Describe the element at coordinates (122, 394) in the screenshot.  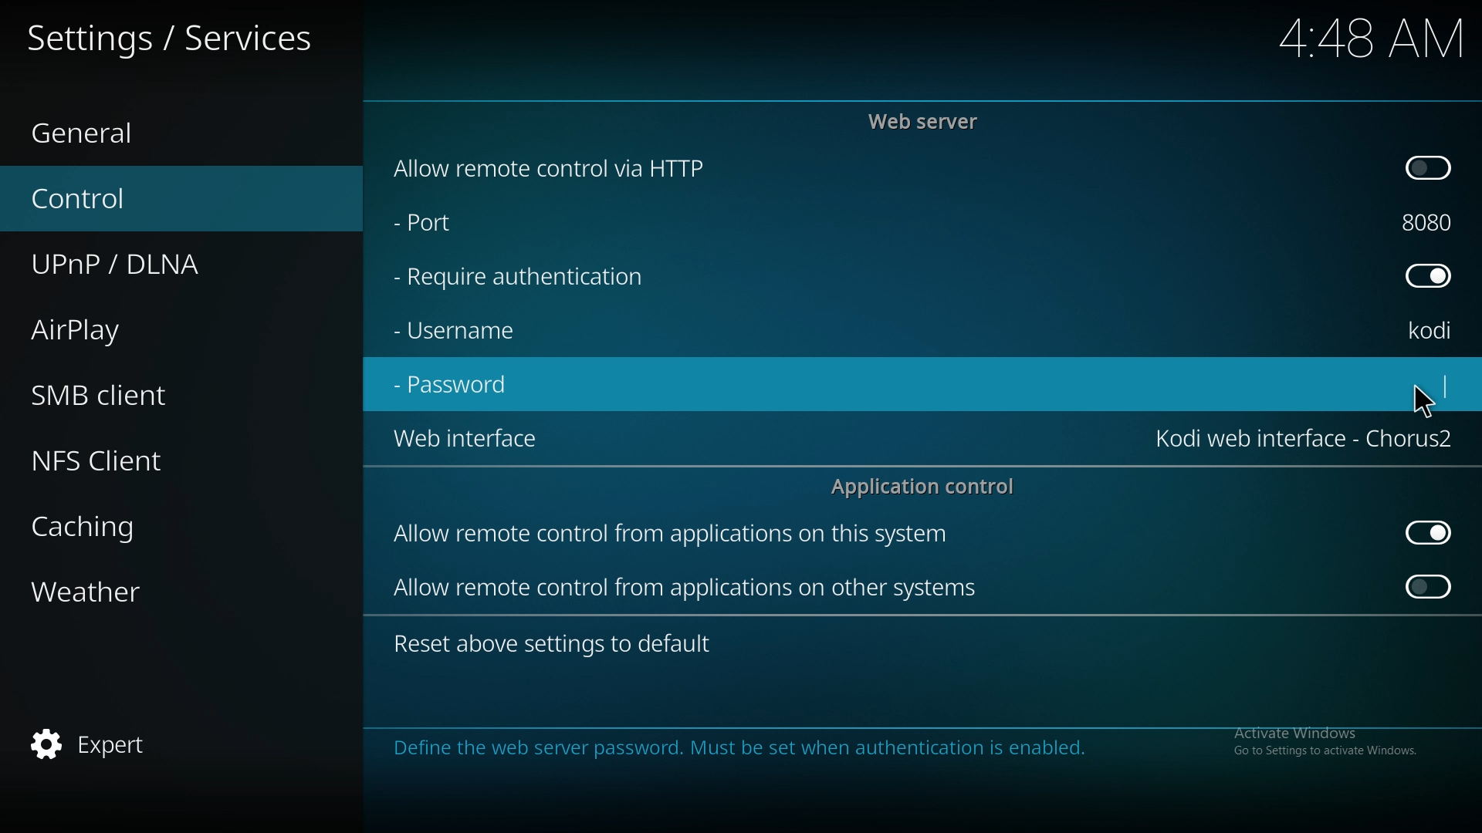
I see `smb client` at that location.